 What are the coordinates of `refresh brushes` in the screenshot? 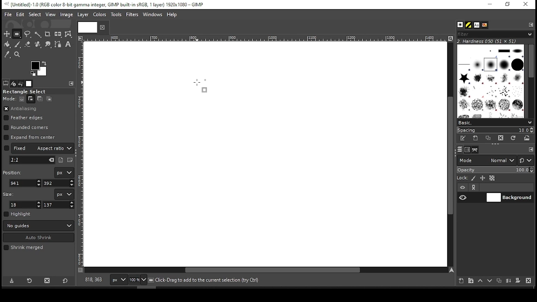 It's located at (513, 139).